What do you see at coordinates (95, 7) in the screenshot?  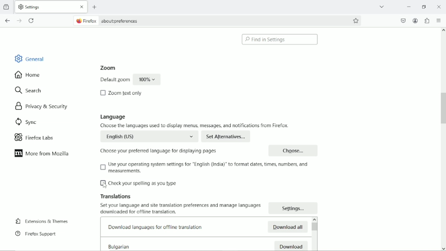 I see `New tab` at bounding box center [95, 7].